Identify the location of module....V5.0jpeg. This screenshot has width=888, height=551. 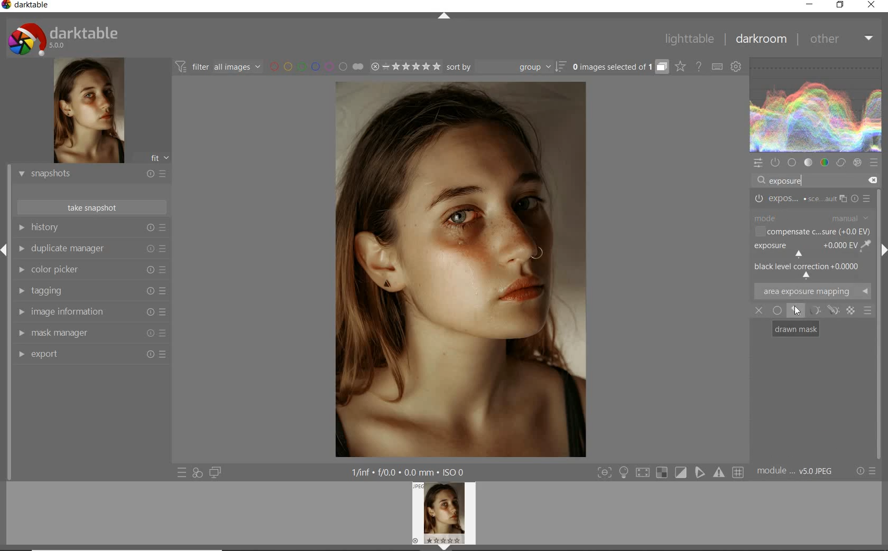
(802, 472).